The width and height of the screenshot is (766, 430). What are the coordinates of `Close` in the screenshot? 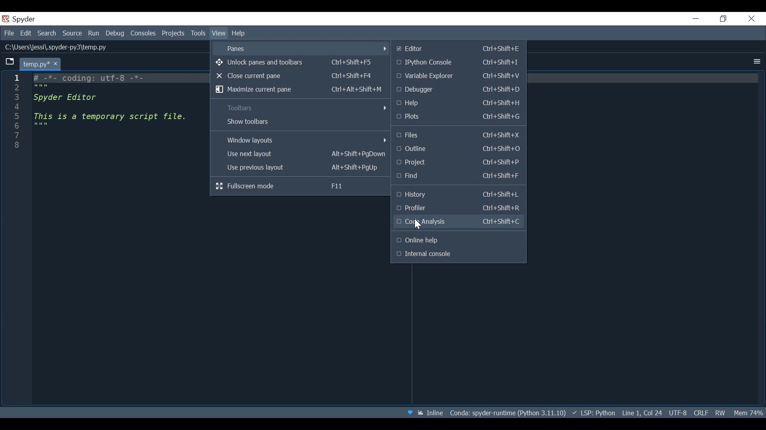 It's located at (752, 19).